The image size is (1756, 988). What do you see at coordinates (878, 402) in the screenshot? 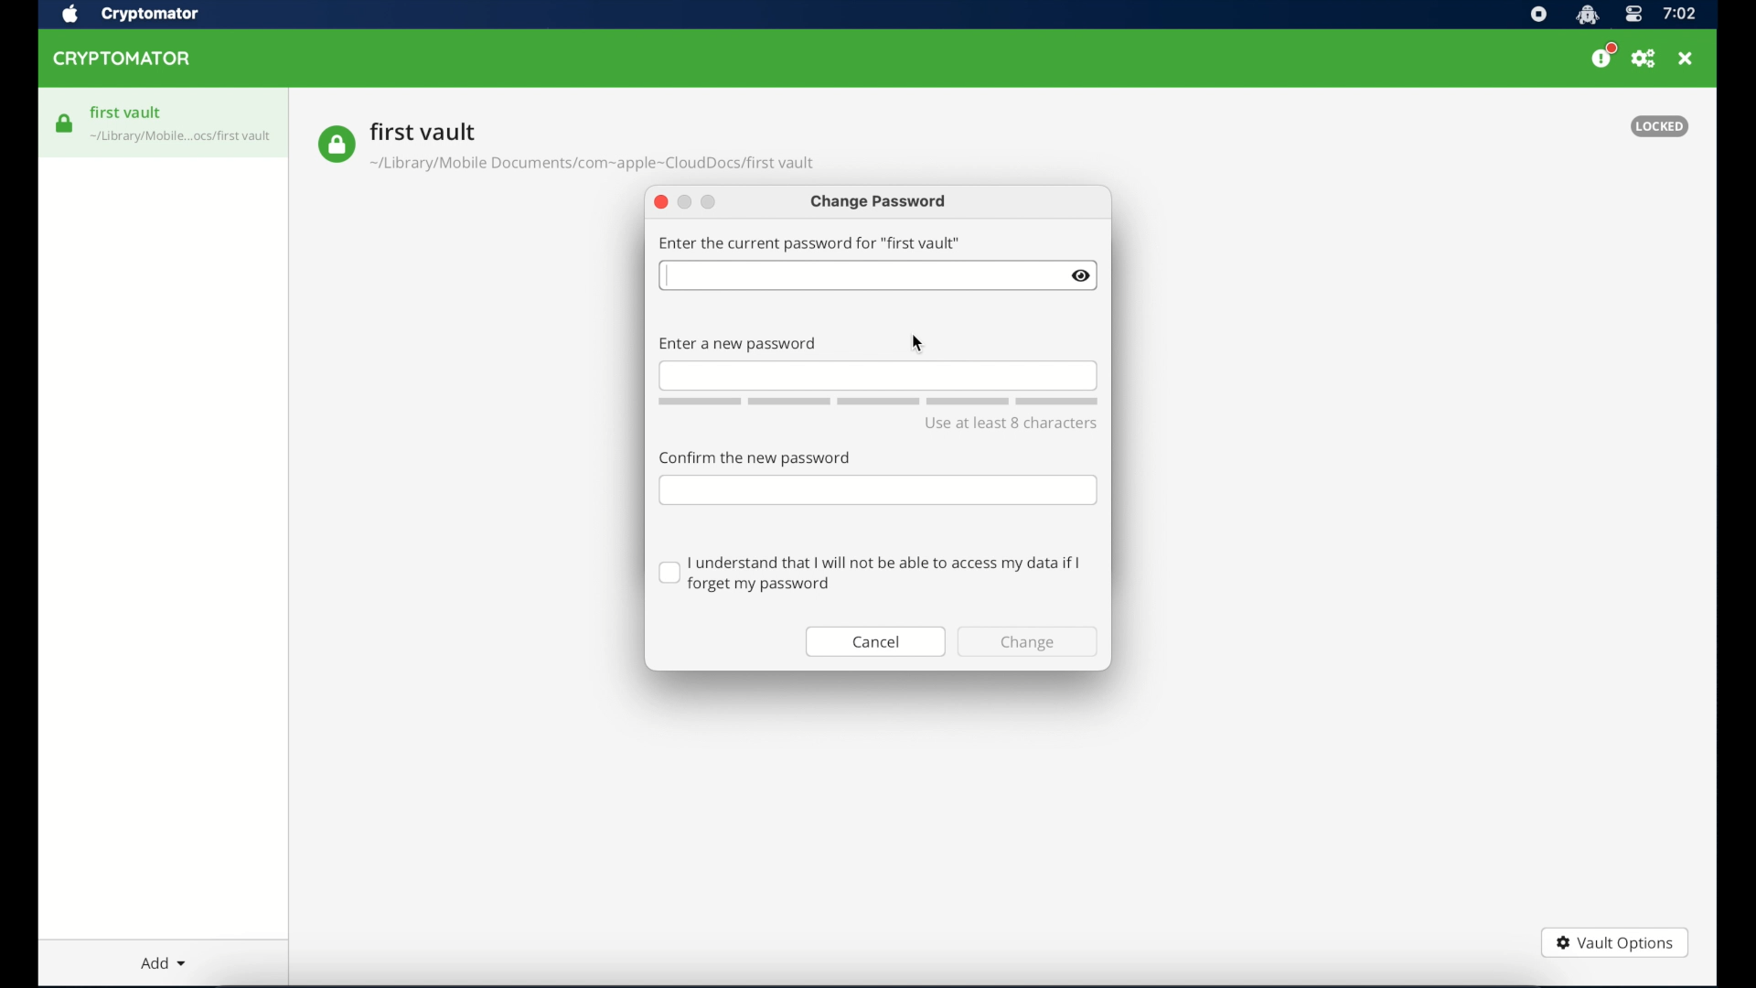
I see `word count` at bounding box center [878, 402].